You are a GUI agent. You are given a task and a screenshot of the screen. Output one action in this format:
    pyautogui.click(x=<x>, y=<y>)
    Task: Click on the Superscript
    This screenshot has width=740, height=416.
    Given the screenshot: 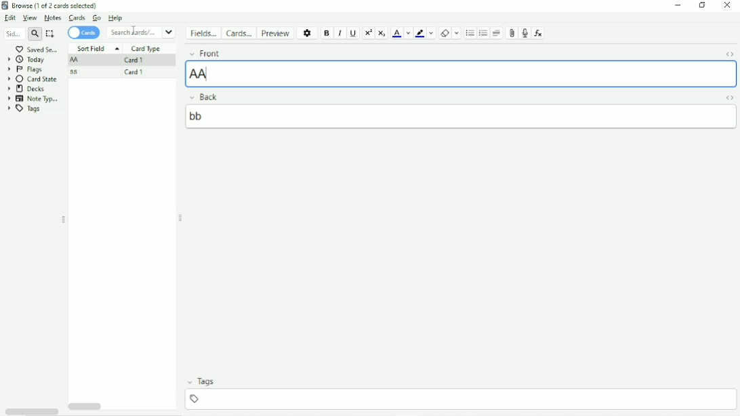 What is the action you would take?
    pyautogui.click(x=369, y=33)
    